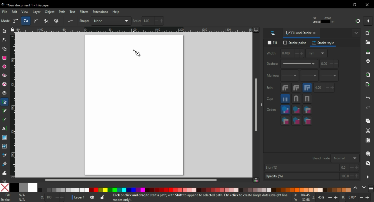  What do you see at coordinates (5, 39) in the screenshot?
I see `node tool` at bounding box center [5, 39].